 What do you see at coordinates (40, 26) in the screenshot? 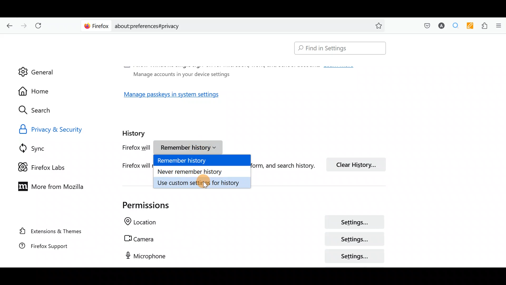
I see `Reload current page` at bounding box center [40, 26].